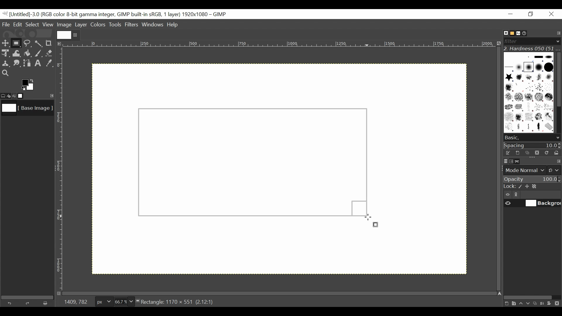  Describe the element at coordinates (527, 33) in the screenshot. I see `Document History` at that location.